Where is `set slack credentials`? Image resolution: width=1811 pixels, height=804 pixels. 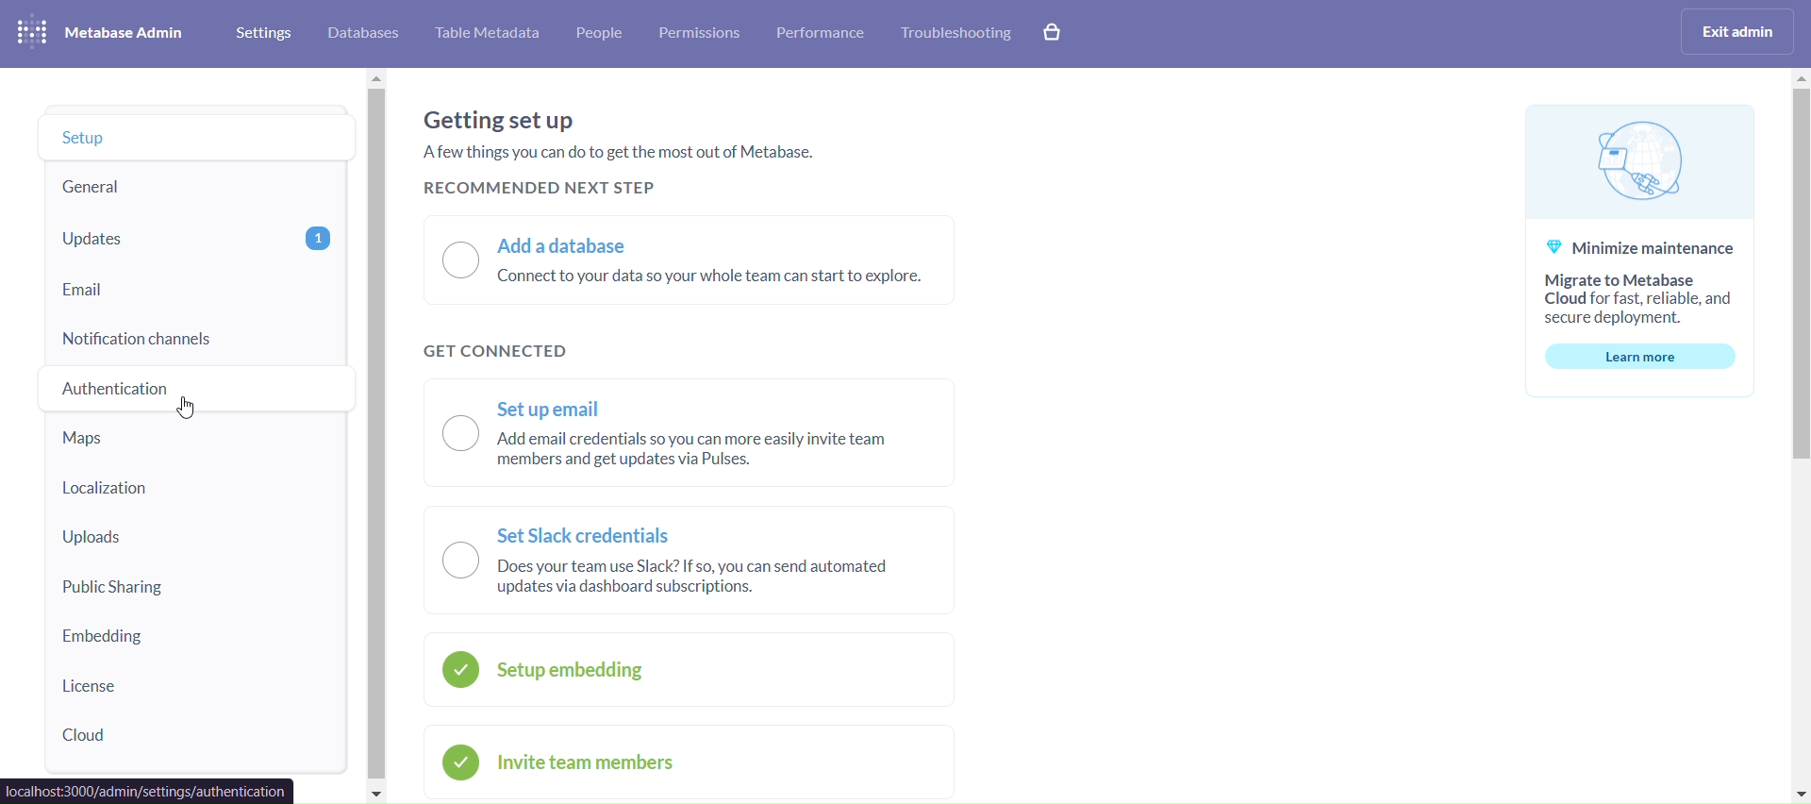 set slack credentials is located at coordinates (691, 561).